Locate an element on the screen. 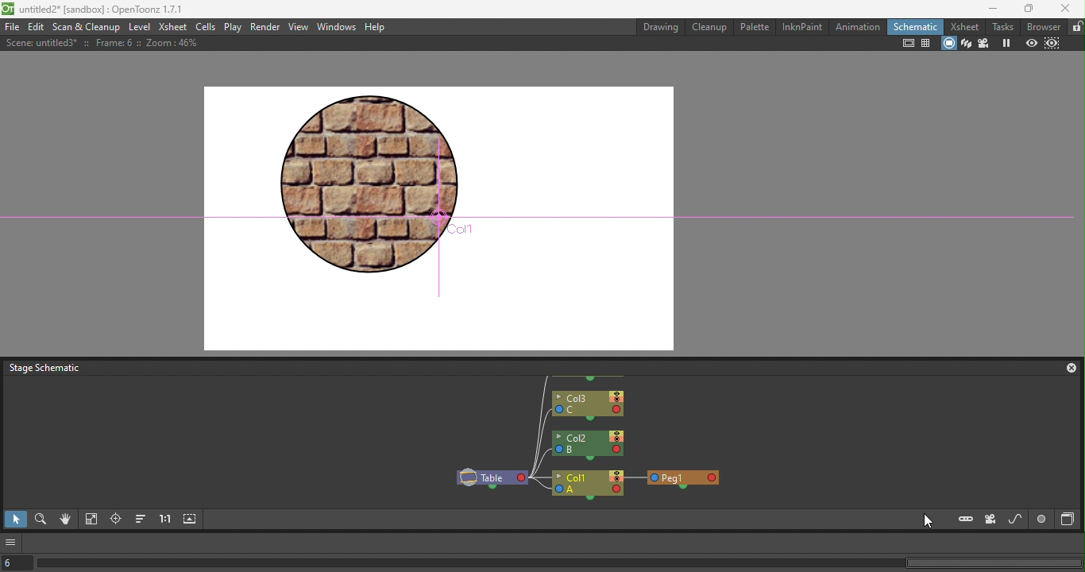  Edit is located at coordinates (36, 27).